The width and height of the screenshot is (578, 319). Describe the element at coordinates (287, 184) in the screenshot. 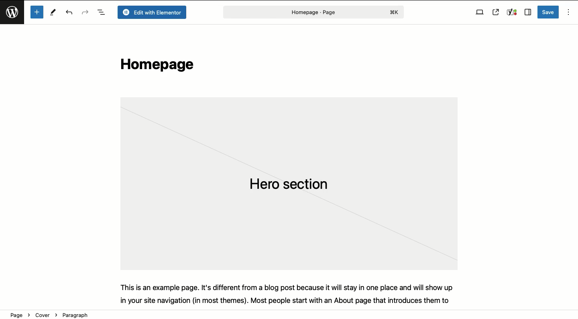

I see `Hero section added` at that location.